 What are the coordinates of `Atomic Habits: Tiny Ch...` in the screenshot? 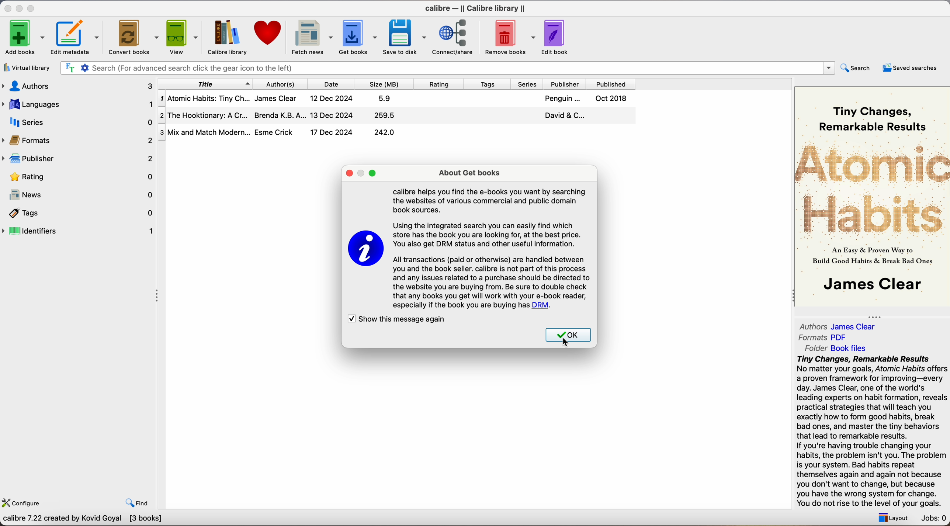 It's located at (204, 99).